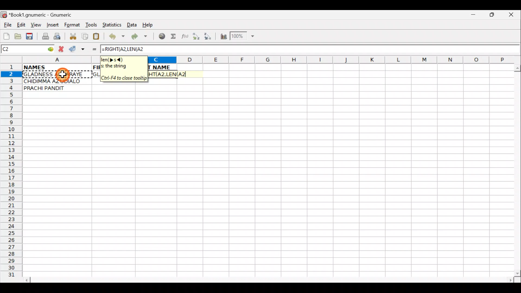  Describe the element at coordinates (332, 49) in the screenshot. I see `Formula bar` at that location.